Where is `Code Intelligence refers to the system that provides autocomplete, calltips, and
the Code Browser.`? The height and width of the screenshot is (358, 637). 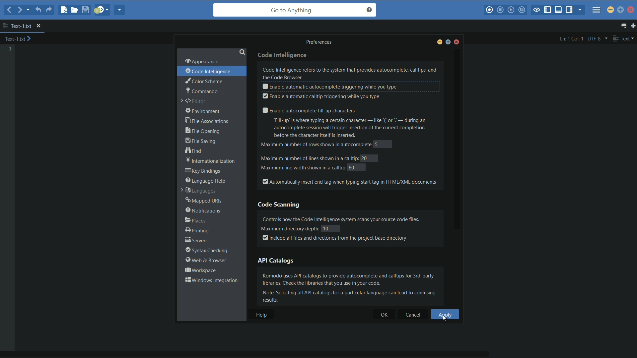 Code Intelligence refers to the system that provides autocomplete, calltips, and
the Code Browser. is located at coordinates (350, 73).